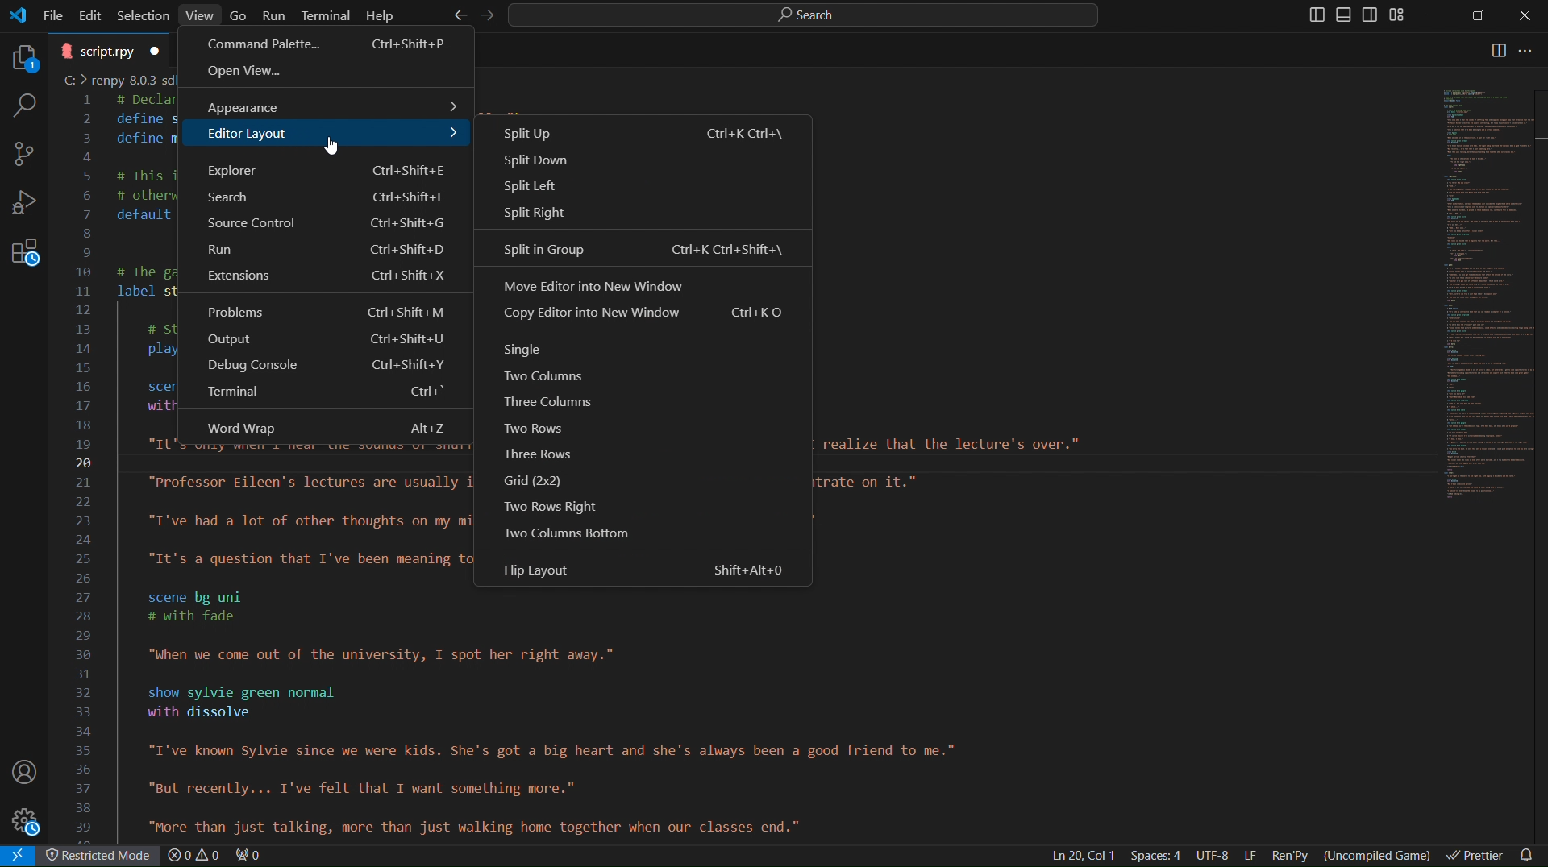 This screenshot has height=867, width=1548. Describe the element at coordinates (553, 431) in the screenshot. I see `Two Rows` at that location.